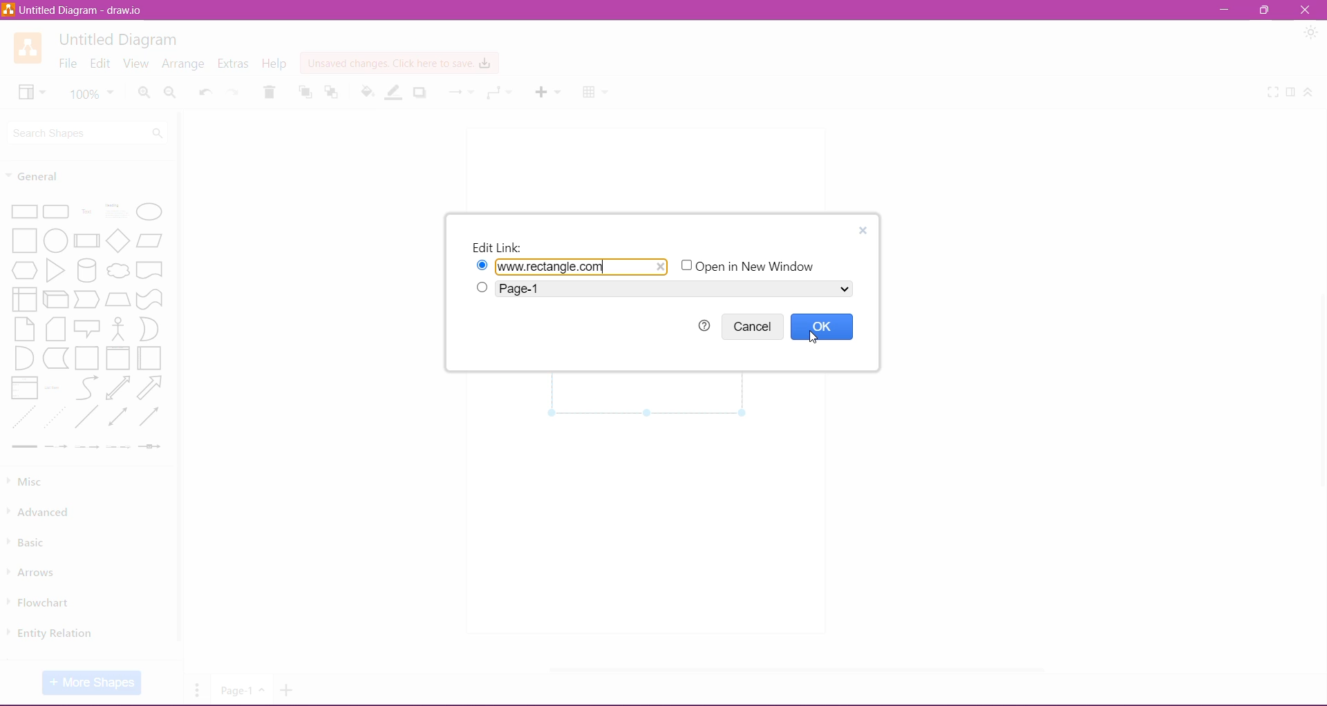 This screenshot has height=706, width=1327. What do you see at coordinates (135, 64) in the screenshot?
I see `View` at bounding box center [135, 64].